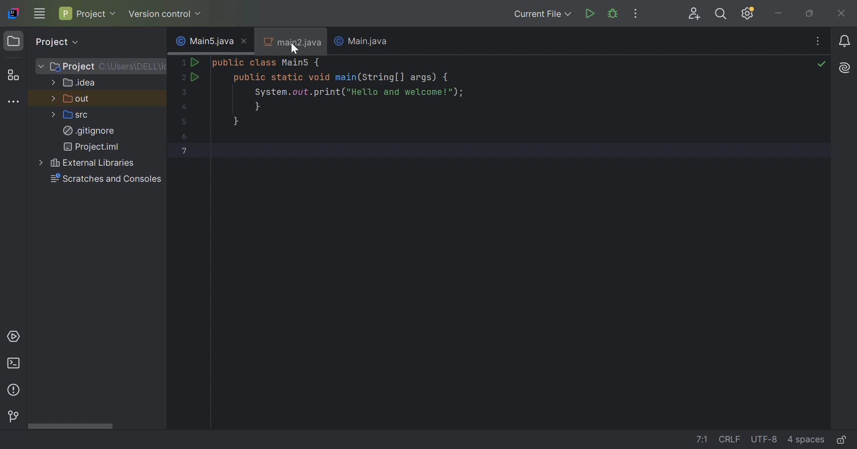 The height and width of the screenshot is (449, 857). I want to click on Current file, so click(541, 13).